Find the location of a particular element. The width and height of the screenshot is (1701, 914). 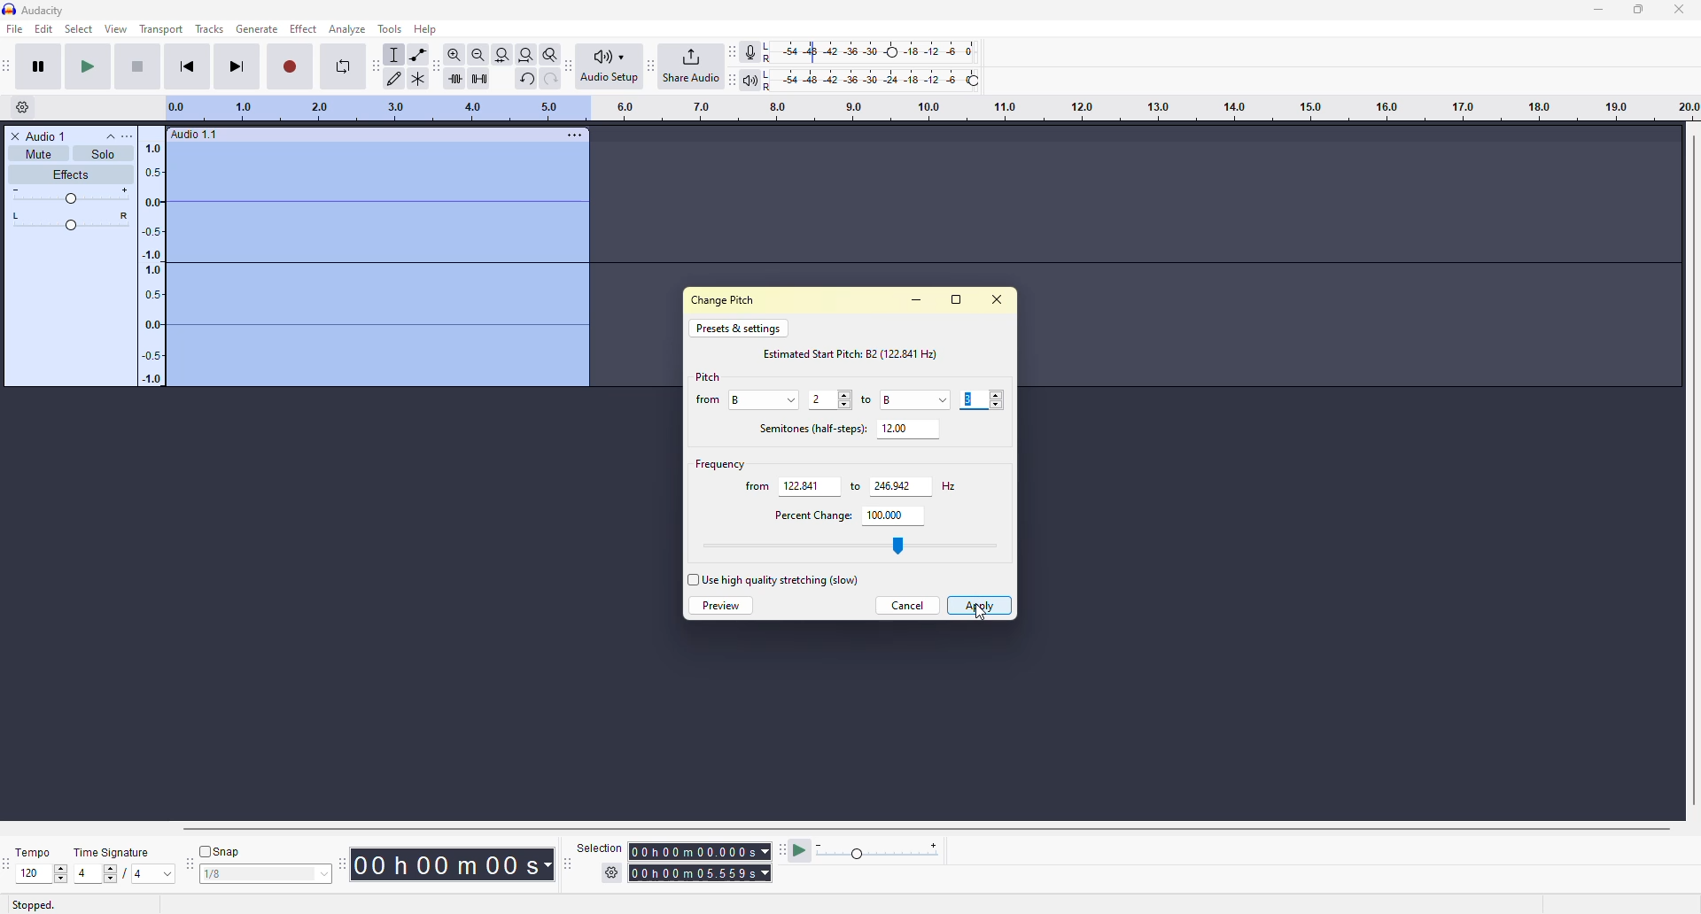

down is located at coordinates (60, 879).